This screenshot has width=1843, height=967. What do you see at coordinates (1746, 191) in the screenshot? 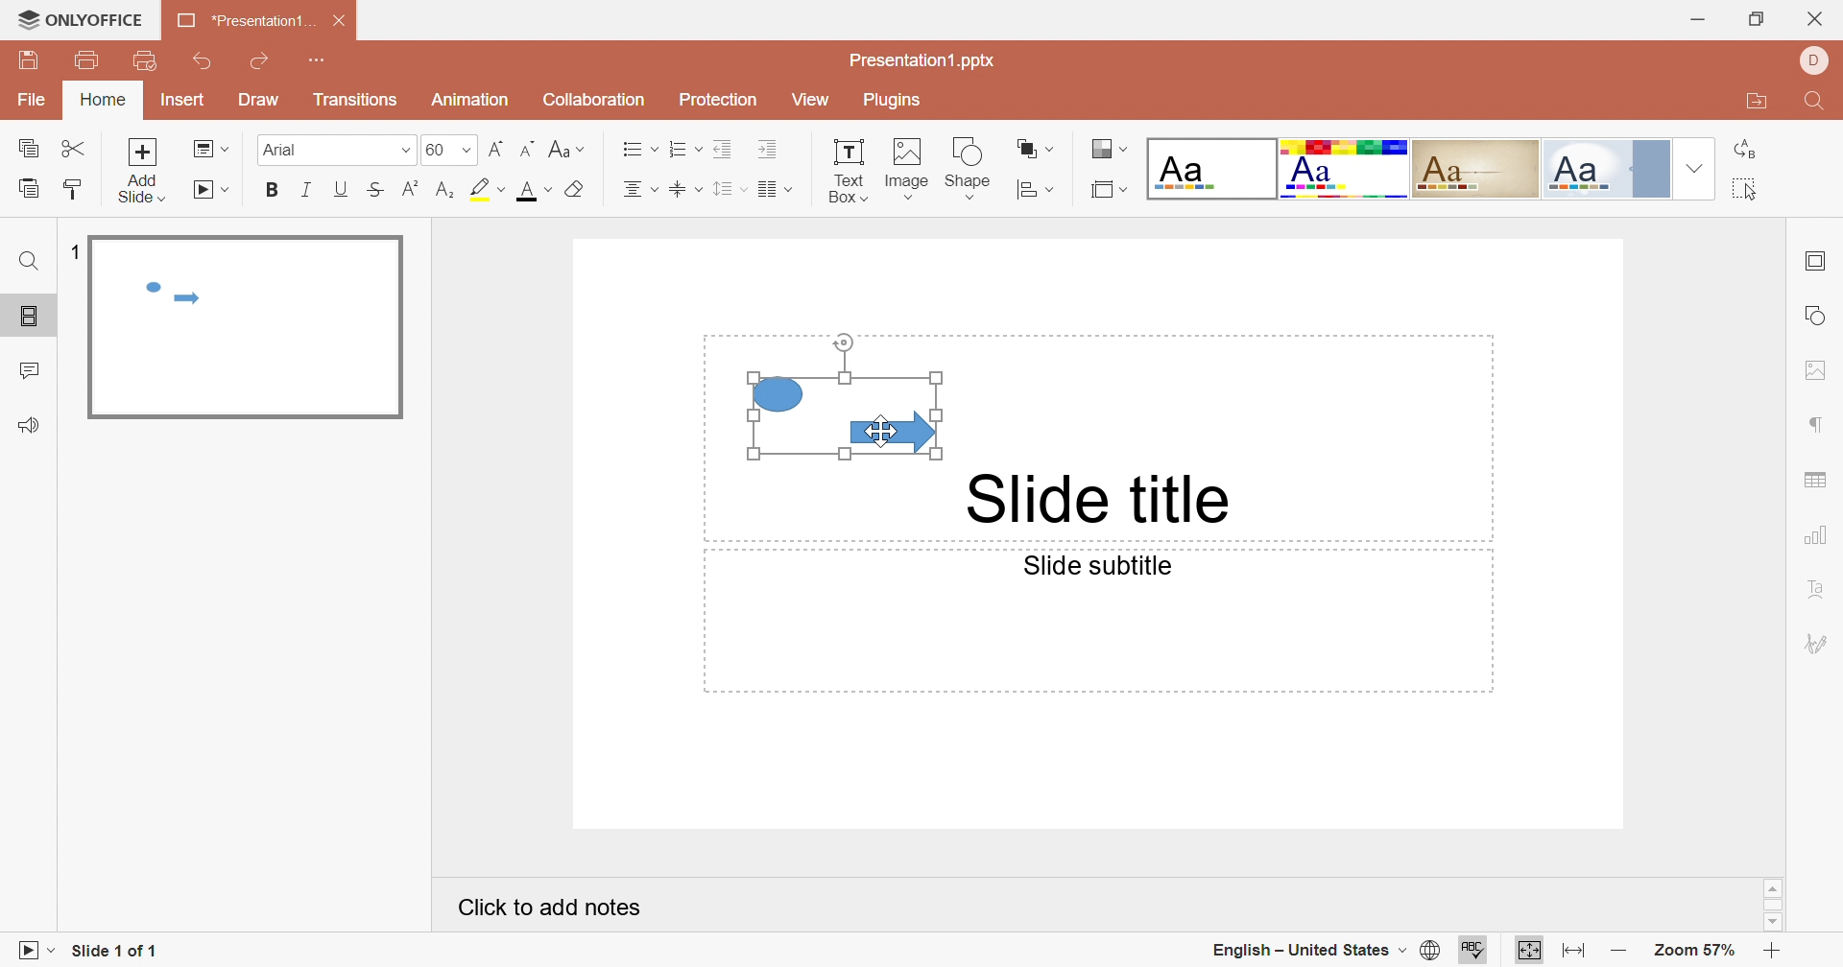
I see `Select all` at bounding box center [1746, 191].